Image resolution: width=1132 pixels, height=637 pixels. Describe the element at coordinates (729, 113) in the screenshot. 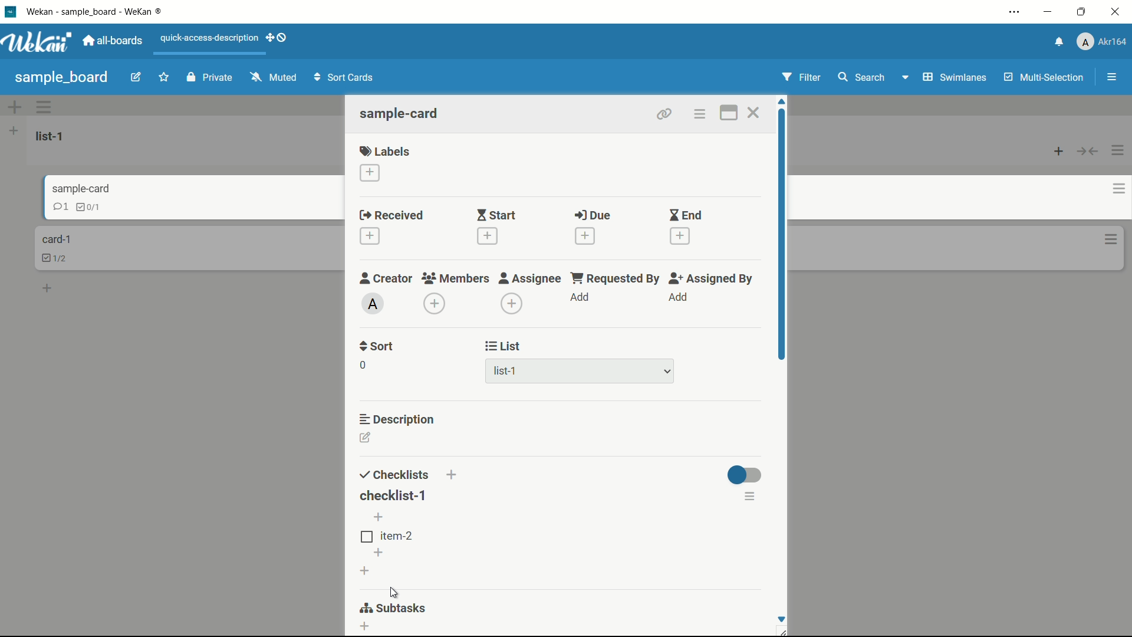

I see `maximize card` at that location.